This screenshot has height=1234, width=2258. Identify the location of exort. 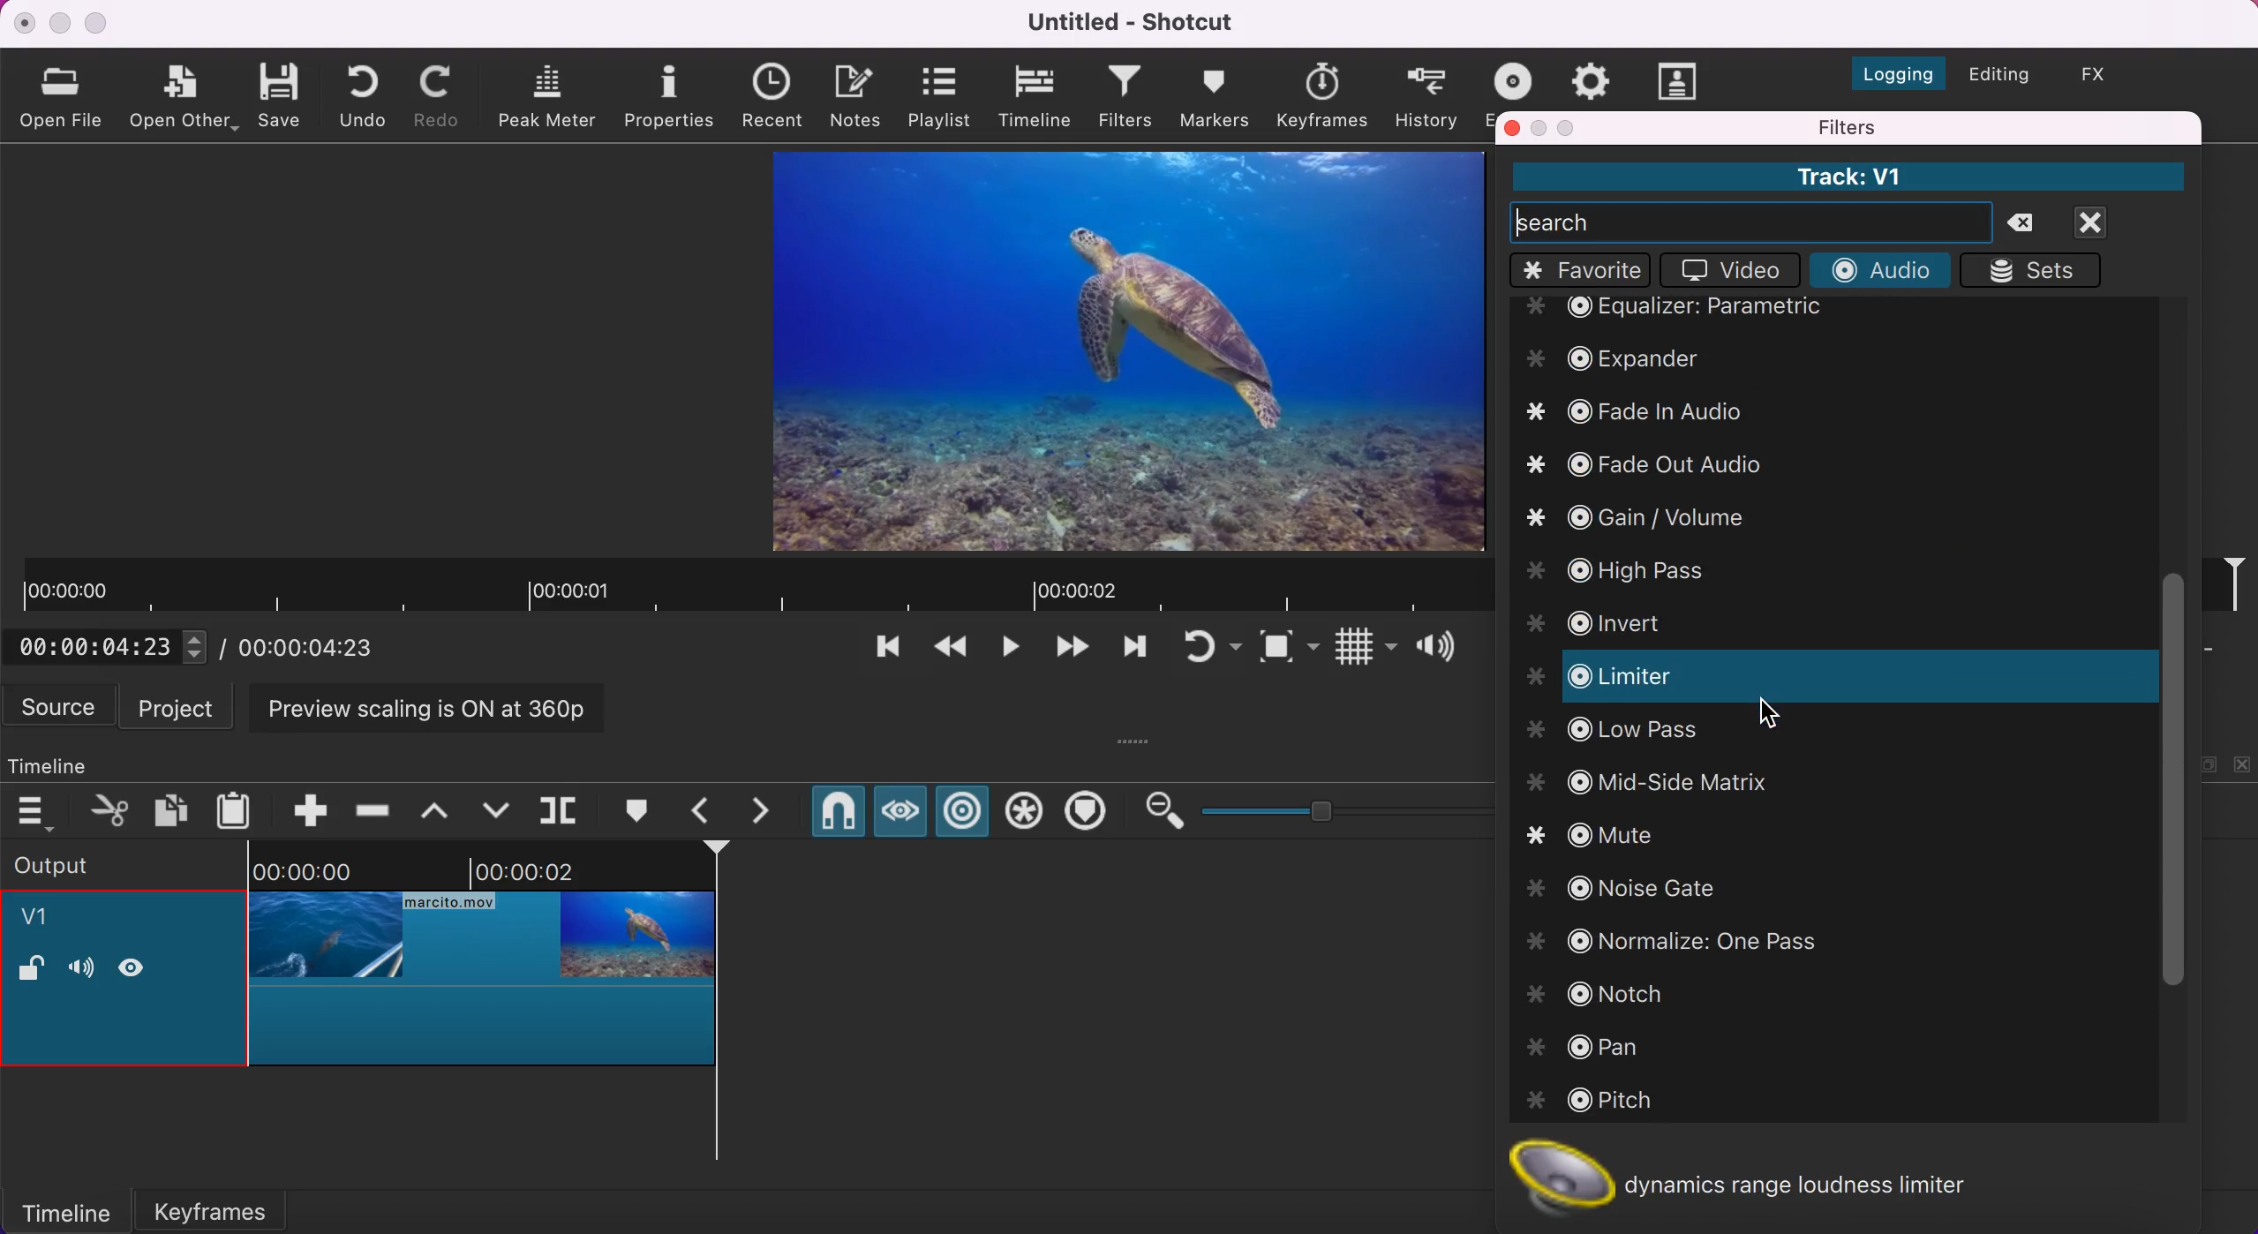
(1518, 78).